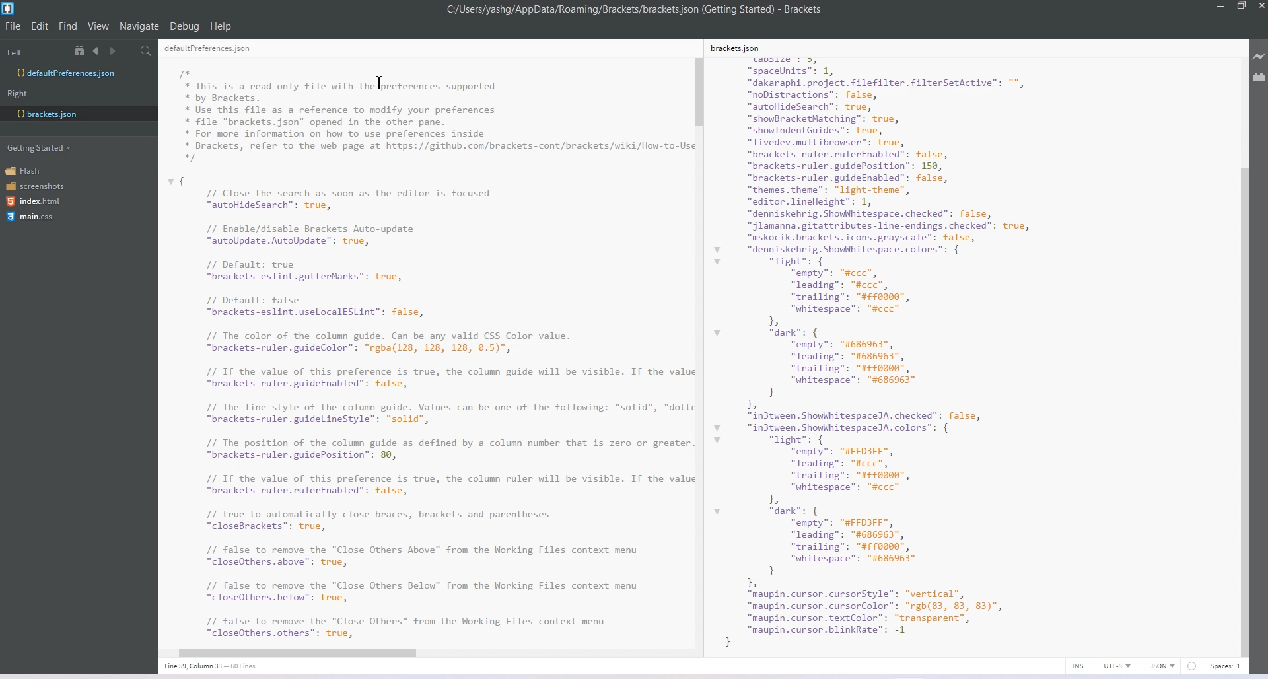 This screenshot has width=1268, height=679. I want to click on kets. son
size : 3,
“spacelnits": 1,
“dakaraphi.project. filefilter. filterSetActive”: "*,
“noDistractions”: false,
“autohideSearch”: true,
“showBracketMatching”: true,
“showIndentGuides”: true,
“livedev.multibrowser”: true,
“brackets-ruler.rulerEnabled": false,
“brackets-ruler.guidePosition”: 150,
“brackets-ruler.guideEnabled": false,
“themes theme": "light-theme",
“editor. lineHeight": 1,
“denniskehrig. Showhhitespace. checked": false,
“jlamanna.gitattributes-line-endings. checked": true,
“mskocik.brackets.icons.grayscale": false,
“denniskehrig. Showhitespace. colors”: {
“light”: {
“empty”: "#ccc”,
“leading”: "#ccc”,
“trailing”: "#0000",
“whitespace”: "#ccc”
b
“dark”: {
“empty”: "#686963",
["leading”: "#686963",
“trailing”: "#0000",
“whitespace”: "#686963"
}
Ia
“in3tween. ShowhhitespaceJA. checked": false,
“in3tween. ShowhhitespaceJA. colors”: {
“light”: {
“empty”: "#FFDIFF",
“leading”: "#ccc”,
“trailing”: "#0000",
“whitespace”: "#ccc”
bh
“dark”: {
“empty”: "#FFDIFF",
“leading”: "#686963",
“trailing”: "#0000",
“whitespace”: "#686963"
}
b
“maupin. cursor. cursorStyle”: “vertical”,
“maupin. cursor. cursorColor™: "rgh(83, 83, 83)",
“maupin.cursor.textColor”: “transparent”,
“maupin. cursor. blinkRate": 1000 |
:, so click(902, 344).